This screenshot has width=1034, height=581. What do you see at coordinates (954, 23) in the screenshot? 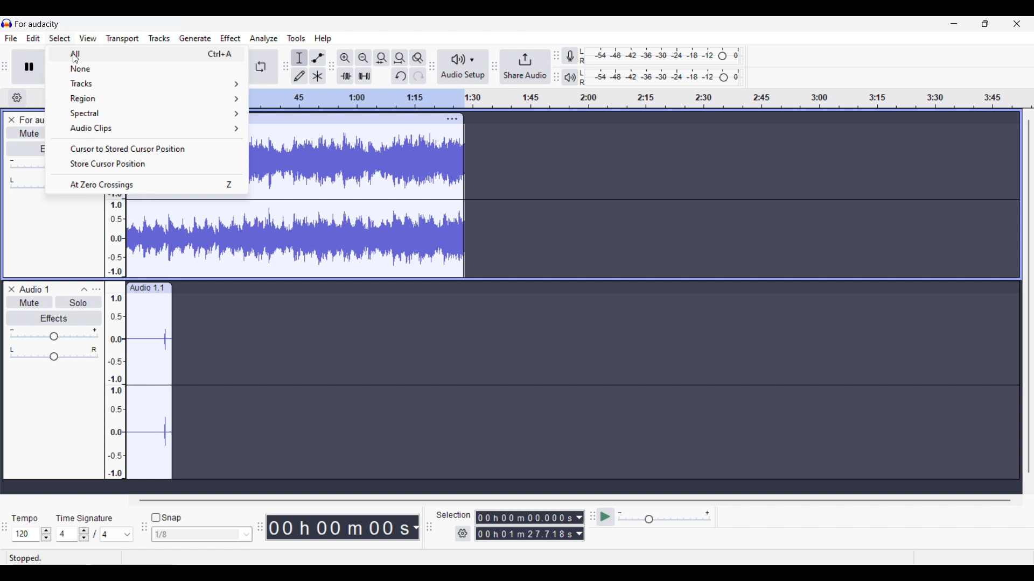
I see `Minimize ` at bounding box center [954, 23].